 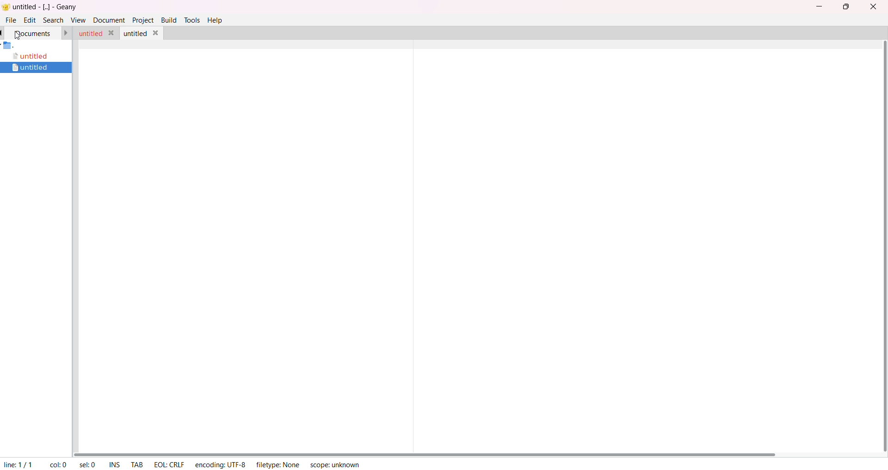 What do you see at coordinates (58, 464) in the screenshot?
I see `col: 0` at bounding box center [58, 464].